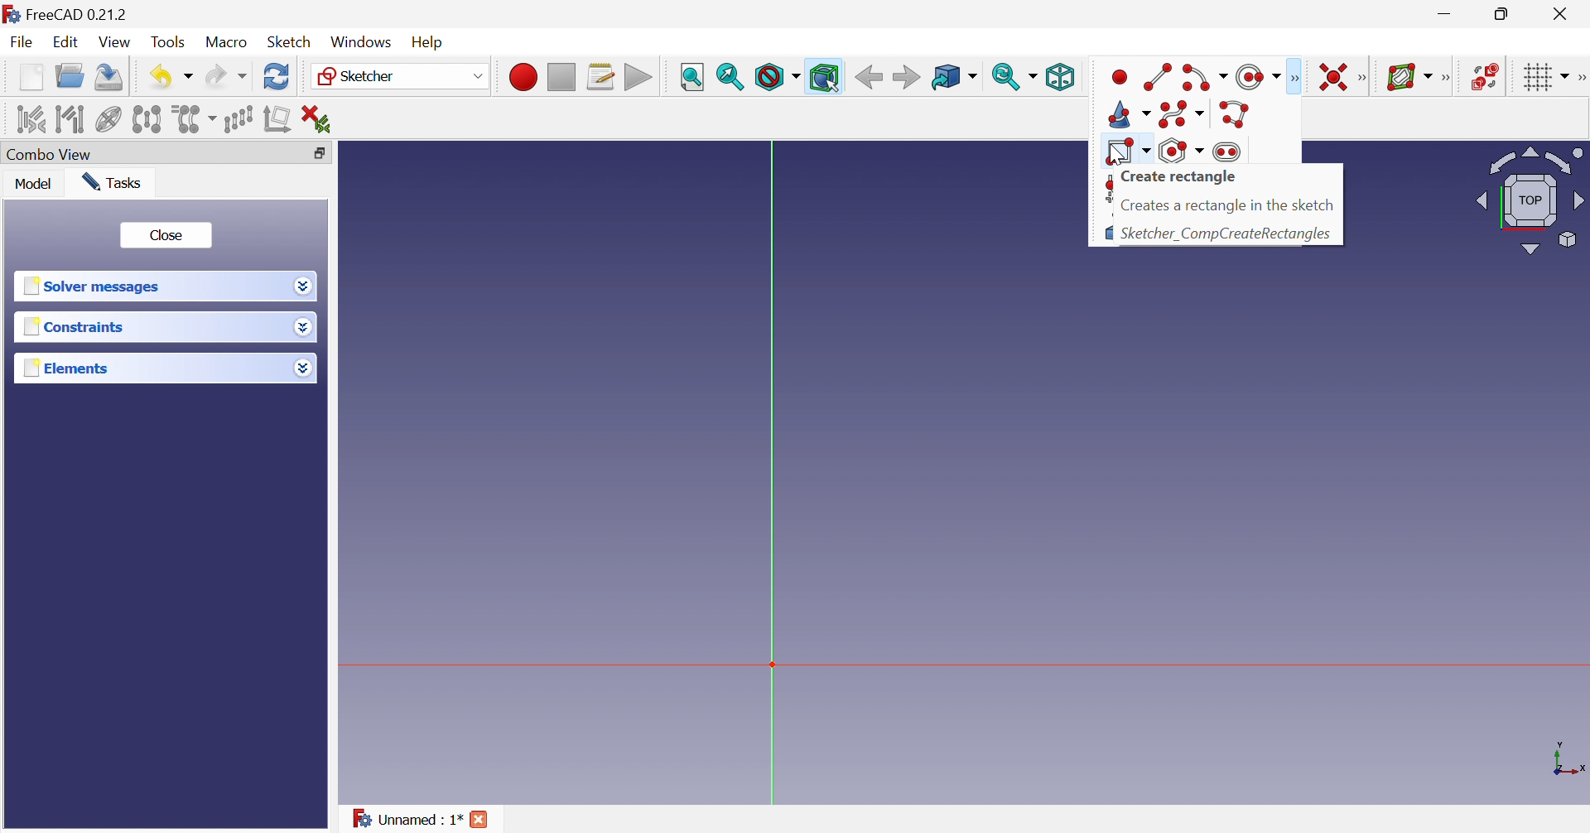  What do you see at coordinates (1129, 115) in the screenshot?
I see `Create conic` at bounding box center [1129, 115].